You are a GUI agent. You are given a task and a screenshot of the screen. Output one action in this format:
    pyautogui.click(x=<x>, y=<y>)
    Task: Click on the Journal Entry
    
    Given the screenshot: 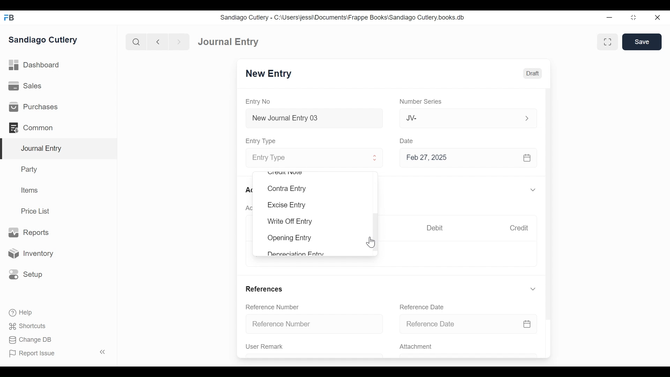 What is the action you would take?
    pyautogui.click(x=57, y=149)
    